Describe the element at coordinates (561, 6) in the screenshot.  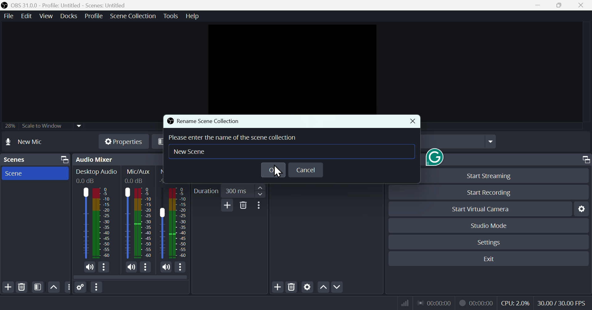
I see `Maximise` at that location.